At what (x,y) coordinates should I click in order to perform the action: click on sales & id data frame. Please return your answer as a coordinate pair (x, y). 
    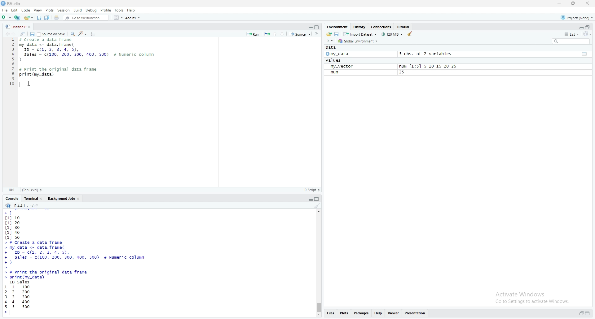
    Looking at the image, I should click on (84, 255).